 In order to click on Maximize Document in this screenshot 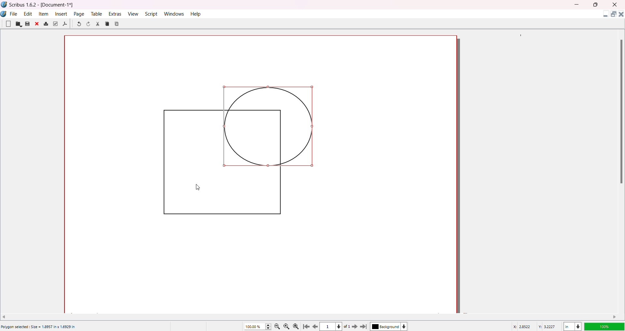, I will do `click(613, 15)`.